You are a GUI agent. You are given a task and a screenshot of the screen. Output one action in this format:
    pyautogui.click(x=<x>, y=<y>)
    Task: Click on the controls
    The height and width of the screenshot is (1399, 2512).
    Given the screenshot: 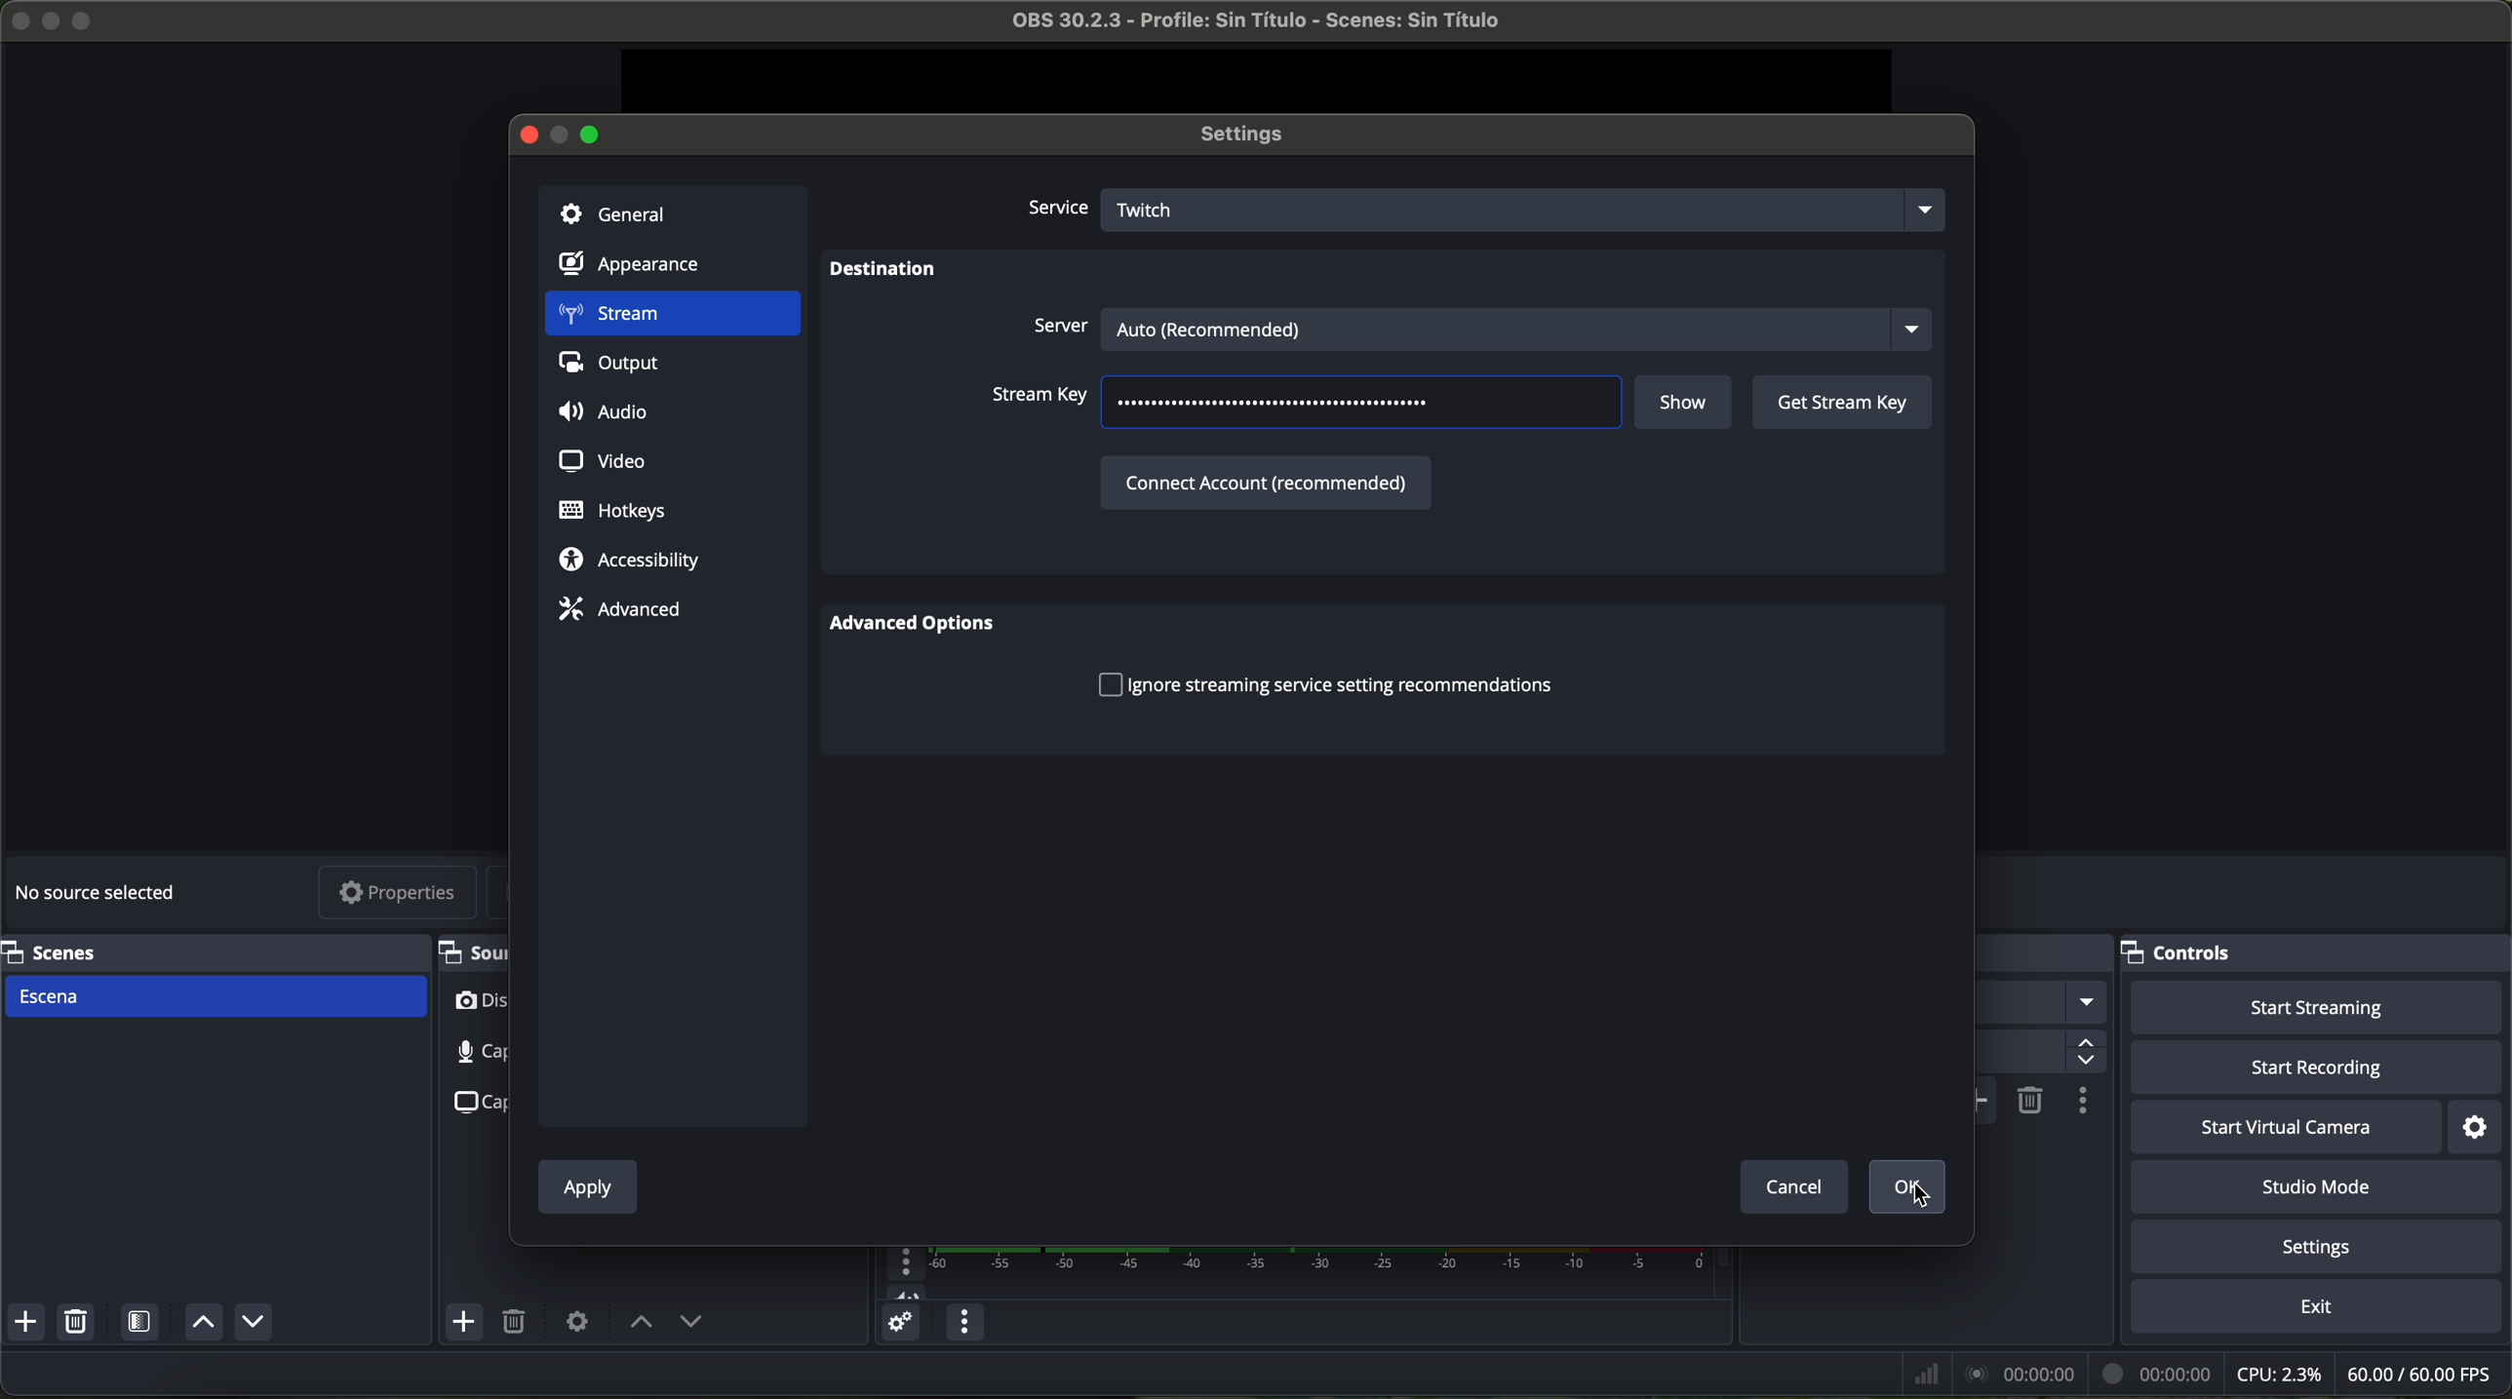 What is the action you would take?
    pyautogui.click(x=2316, y=953)
    